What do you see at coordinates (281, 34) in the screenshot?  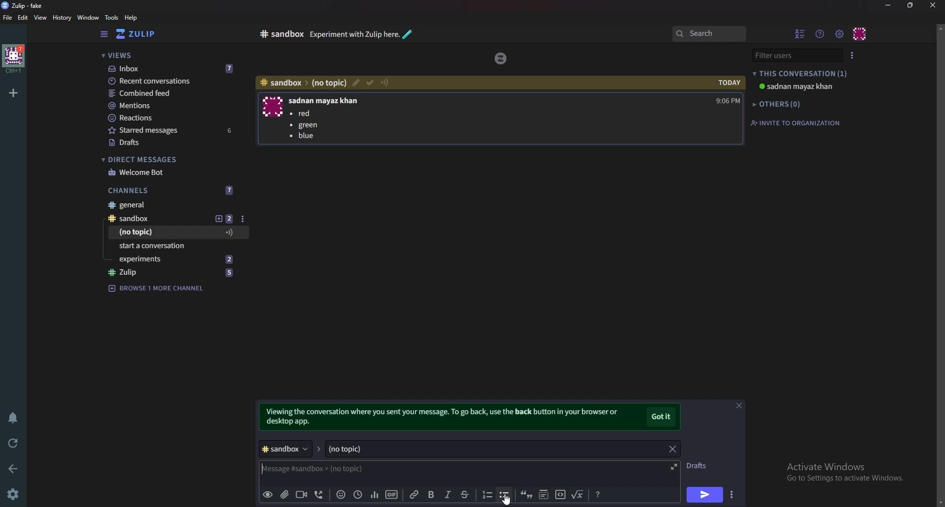 I see `sandbox` at bounding box center [281, 34].